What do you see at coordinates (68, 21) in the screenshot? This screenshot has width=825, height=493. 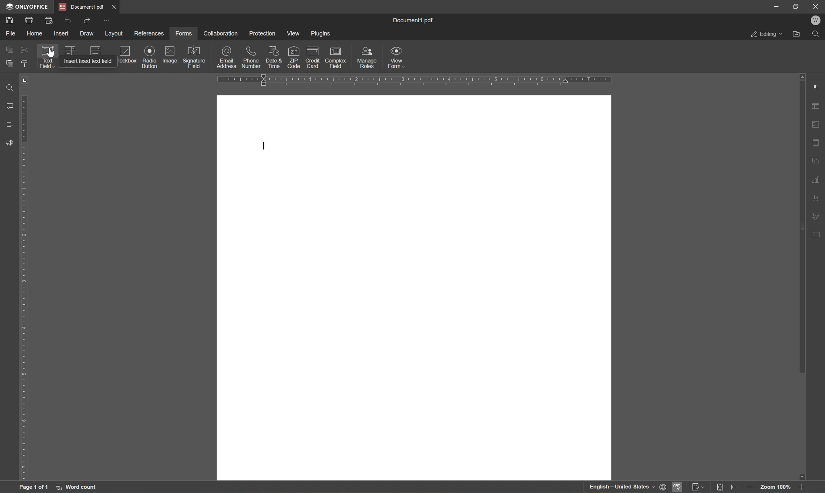 I see `redo` at bounding box center [68, 21].